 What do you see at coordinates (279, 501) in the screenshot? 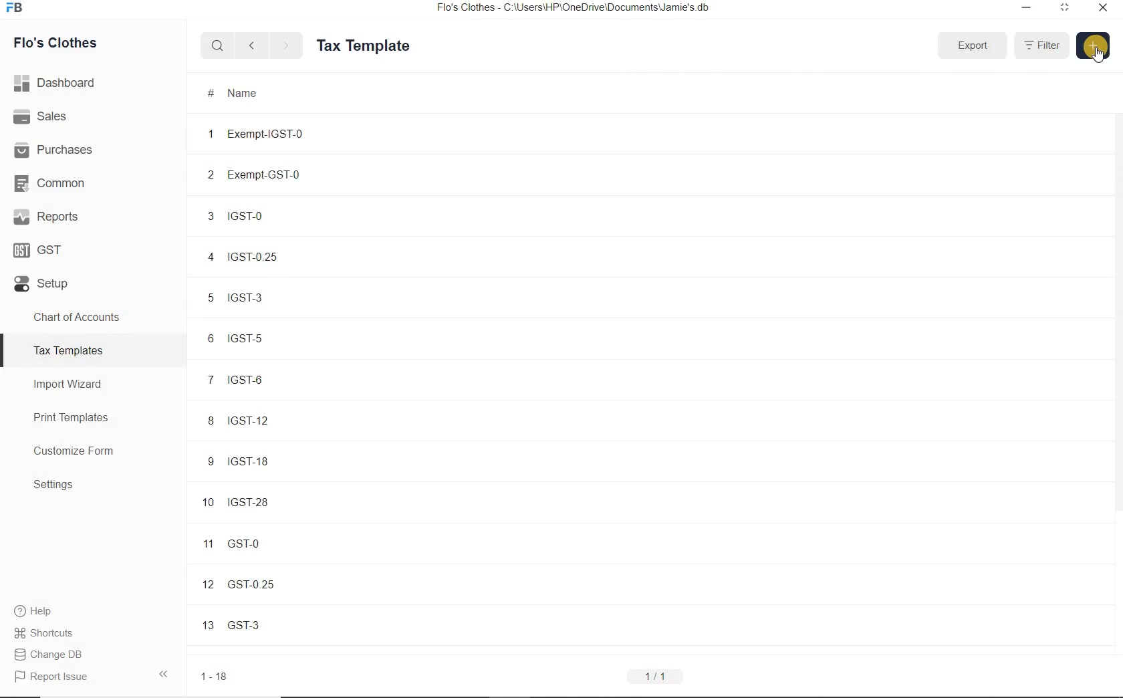
I see `10 1GST-28` at bounding box center [279, 501].